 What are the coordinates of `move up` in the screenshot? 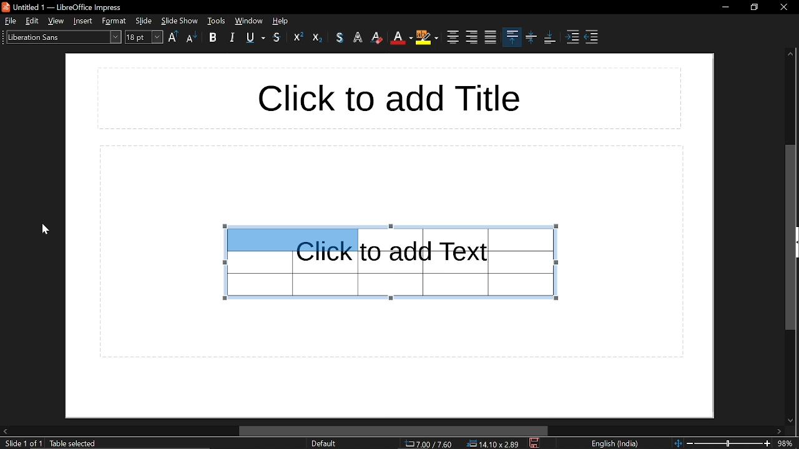 It's located at (790, 56).